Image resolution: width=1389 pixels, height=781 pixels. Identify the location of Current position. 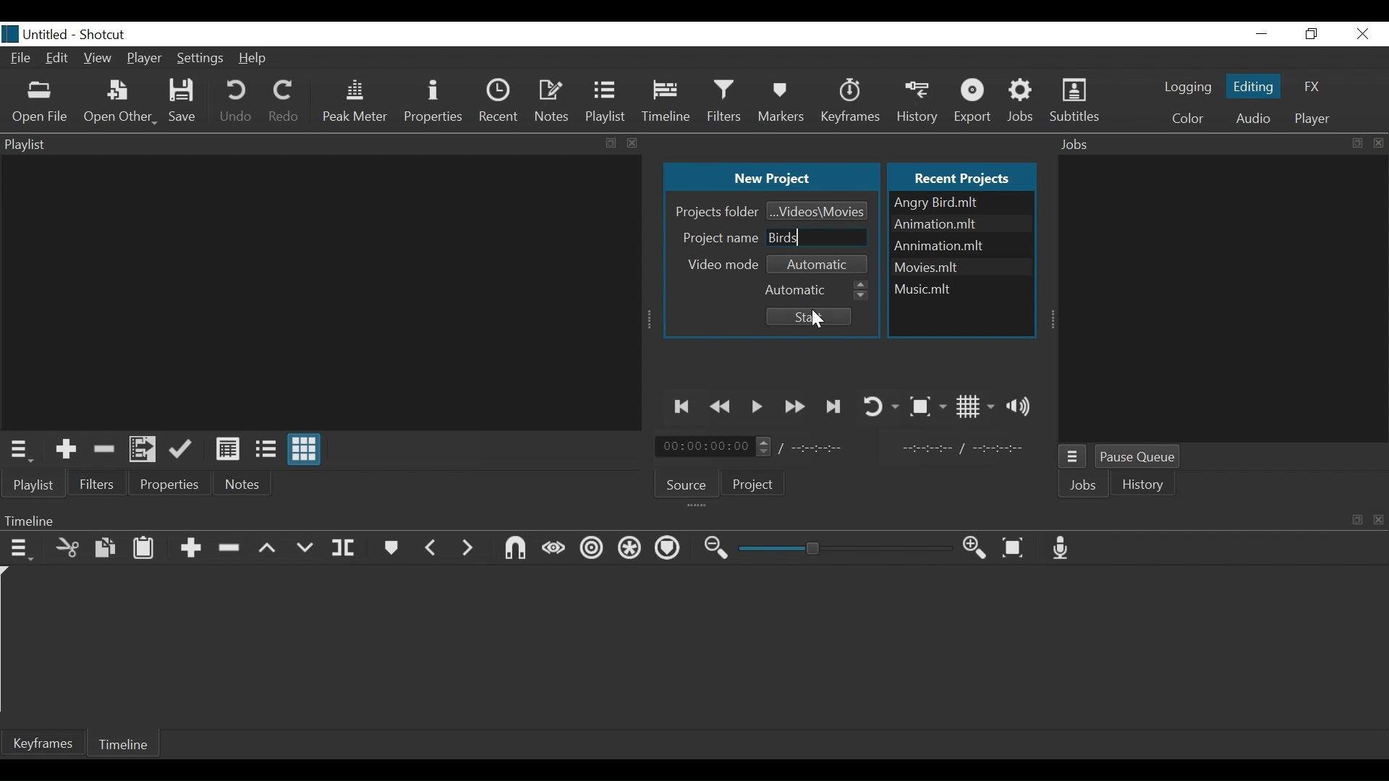
(717, 447).